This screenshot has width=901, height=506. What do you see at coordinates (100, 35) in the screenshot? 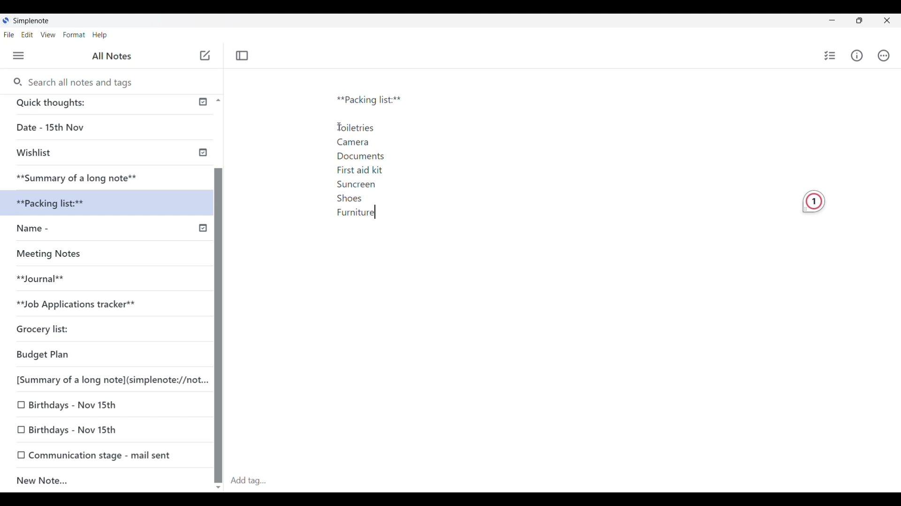
I see `Help menu` at bounding box center [100, 35].